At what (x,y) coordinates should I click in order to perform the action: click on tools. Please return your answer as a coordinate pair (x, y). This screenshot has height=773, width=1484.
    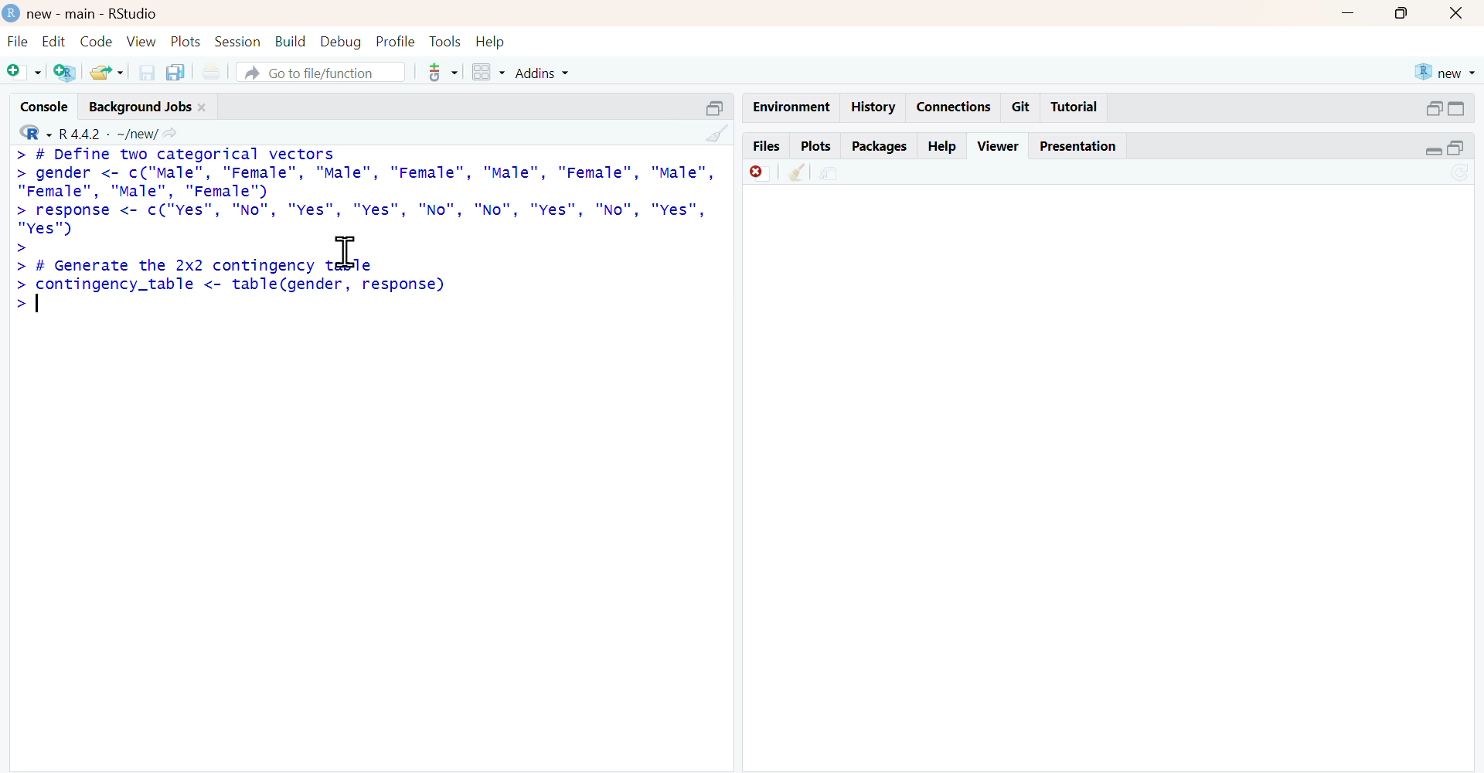
    Looking at the image, I should click on (445, 43).